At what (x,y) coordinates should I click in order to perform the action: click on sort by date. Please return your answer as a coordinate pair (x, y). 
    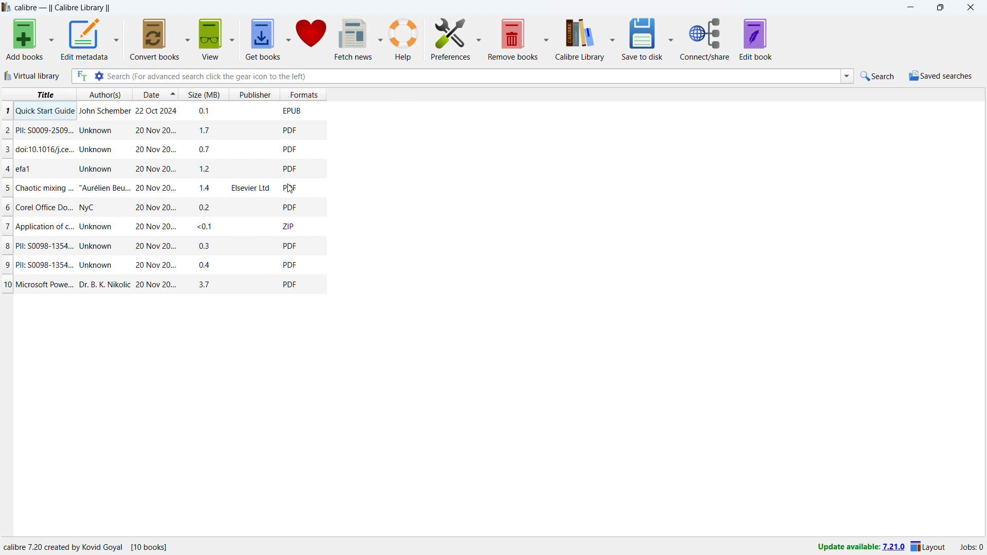
    Looking at the image, I should click on (150, 94).